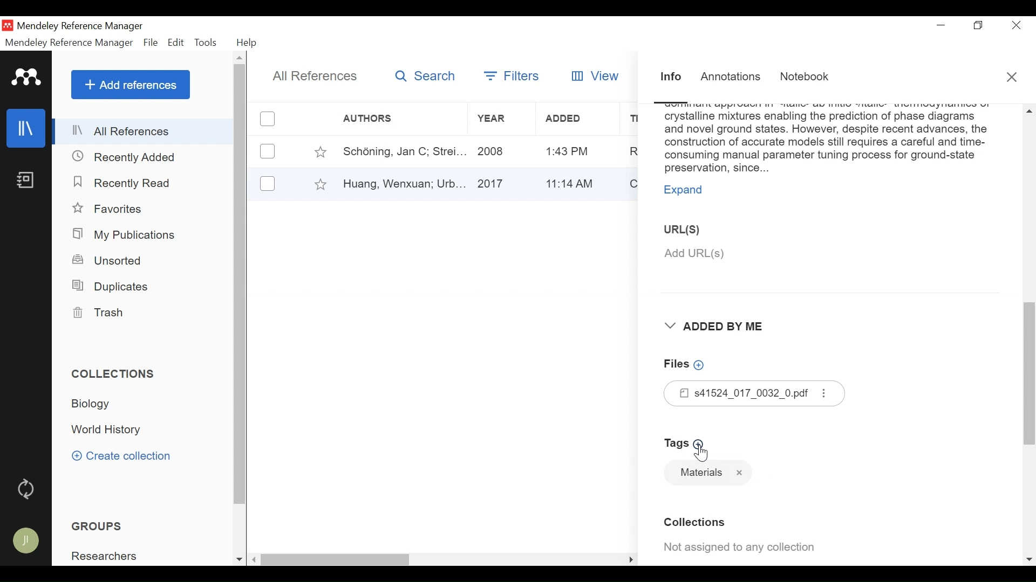 Image resolution: width=1036 pixels, height=582 pixels. I want to click on (un)select all, so click(268, 119).